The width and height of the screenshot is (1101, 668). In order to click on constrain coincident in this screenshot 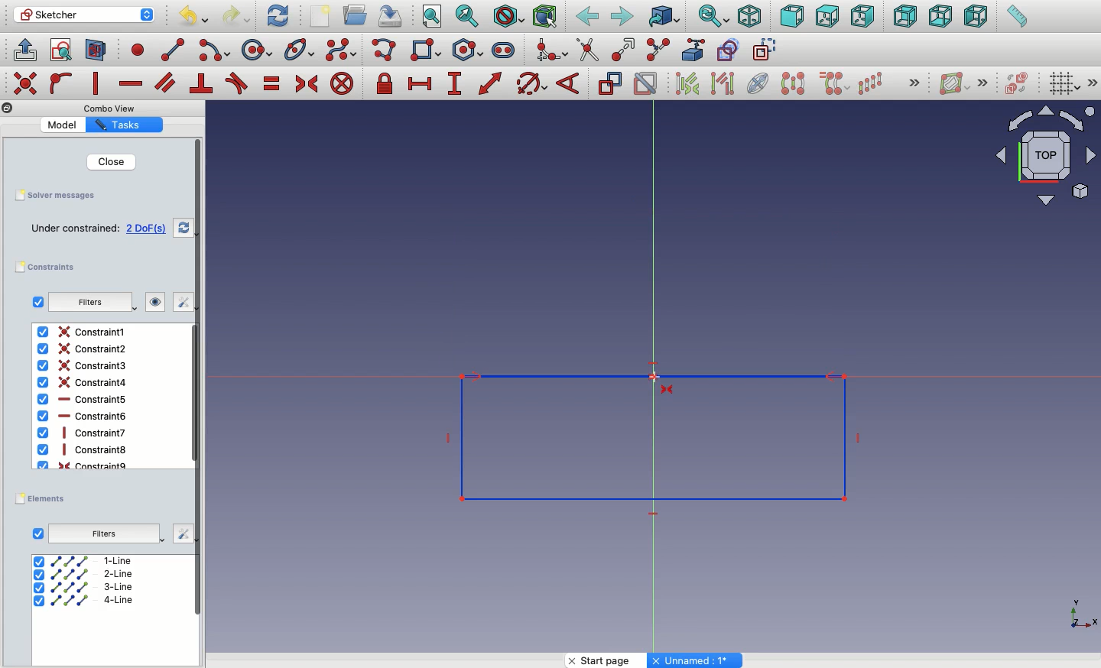, I will do `click(27, 83)`.